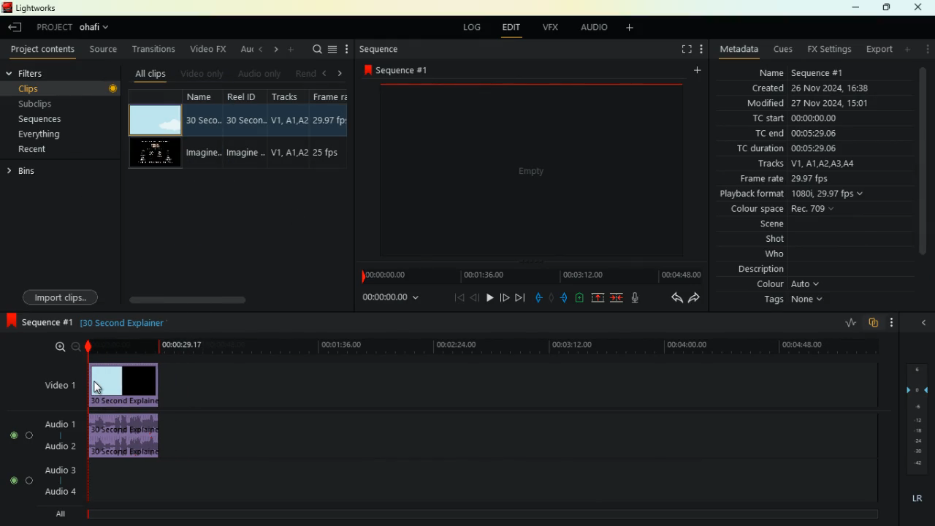 This screenshot has width=935, height=526. I want to click on clips, so click(60, 88).